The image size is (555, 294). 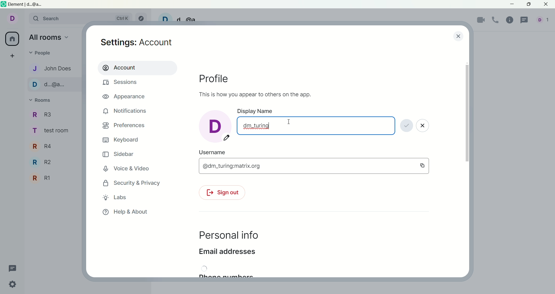 I want to click on video call, so click(x=481, y=21).